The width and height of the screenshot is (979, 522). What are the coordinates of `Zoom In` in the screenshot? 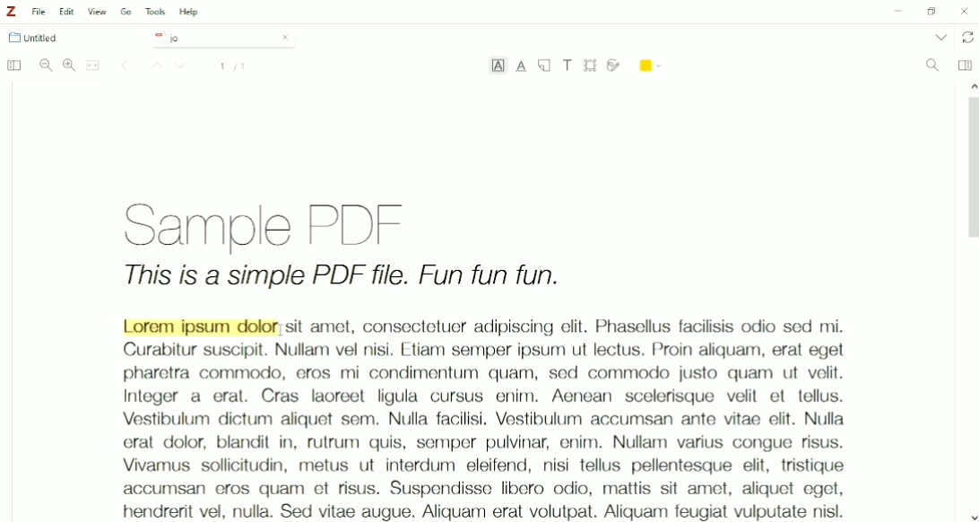 It's located at (69, 65).